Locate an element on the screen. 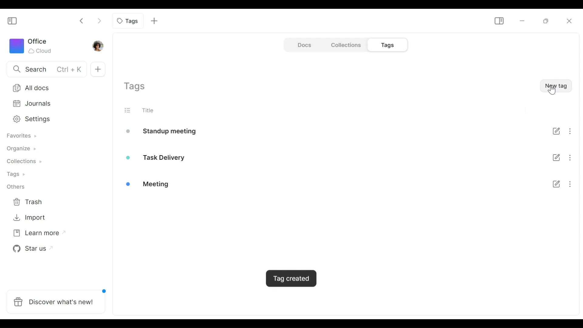 This screenshot has height=328, width=583. Collections is located at coordinates (345, 45).